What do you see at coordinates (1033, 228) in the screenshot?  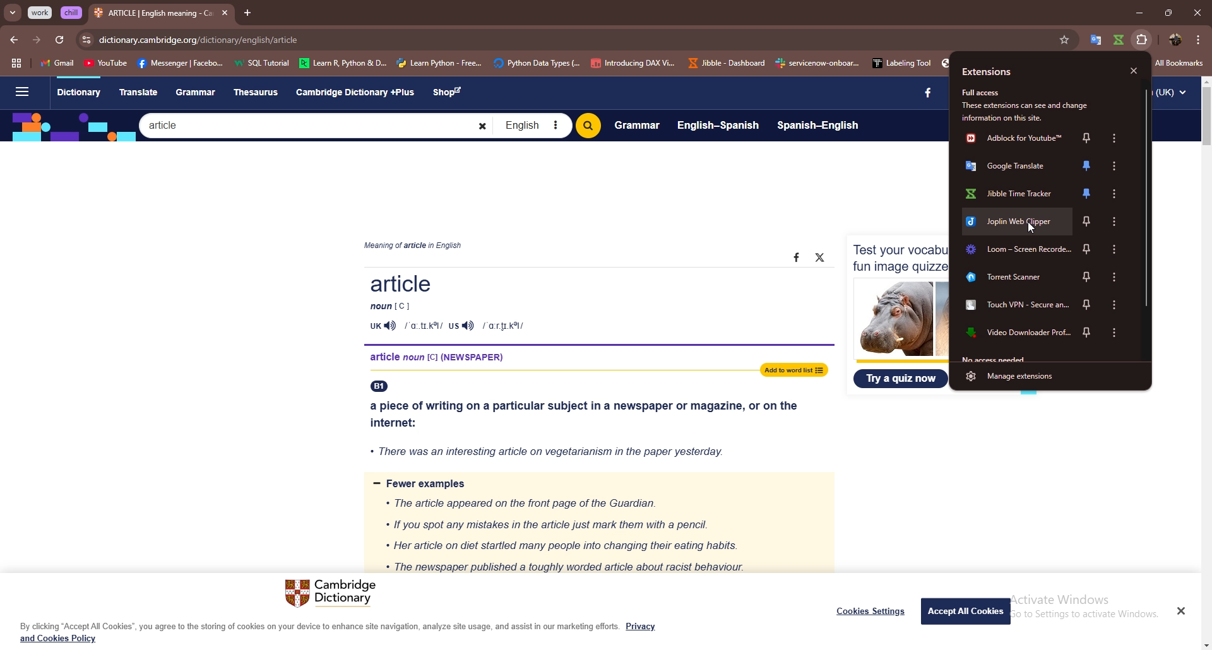 I see `Cursor` at bounding box center [1033, 228].